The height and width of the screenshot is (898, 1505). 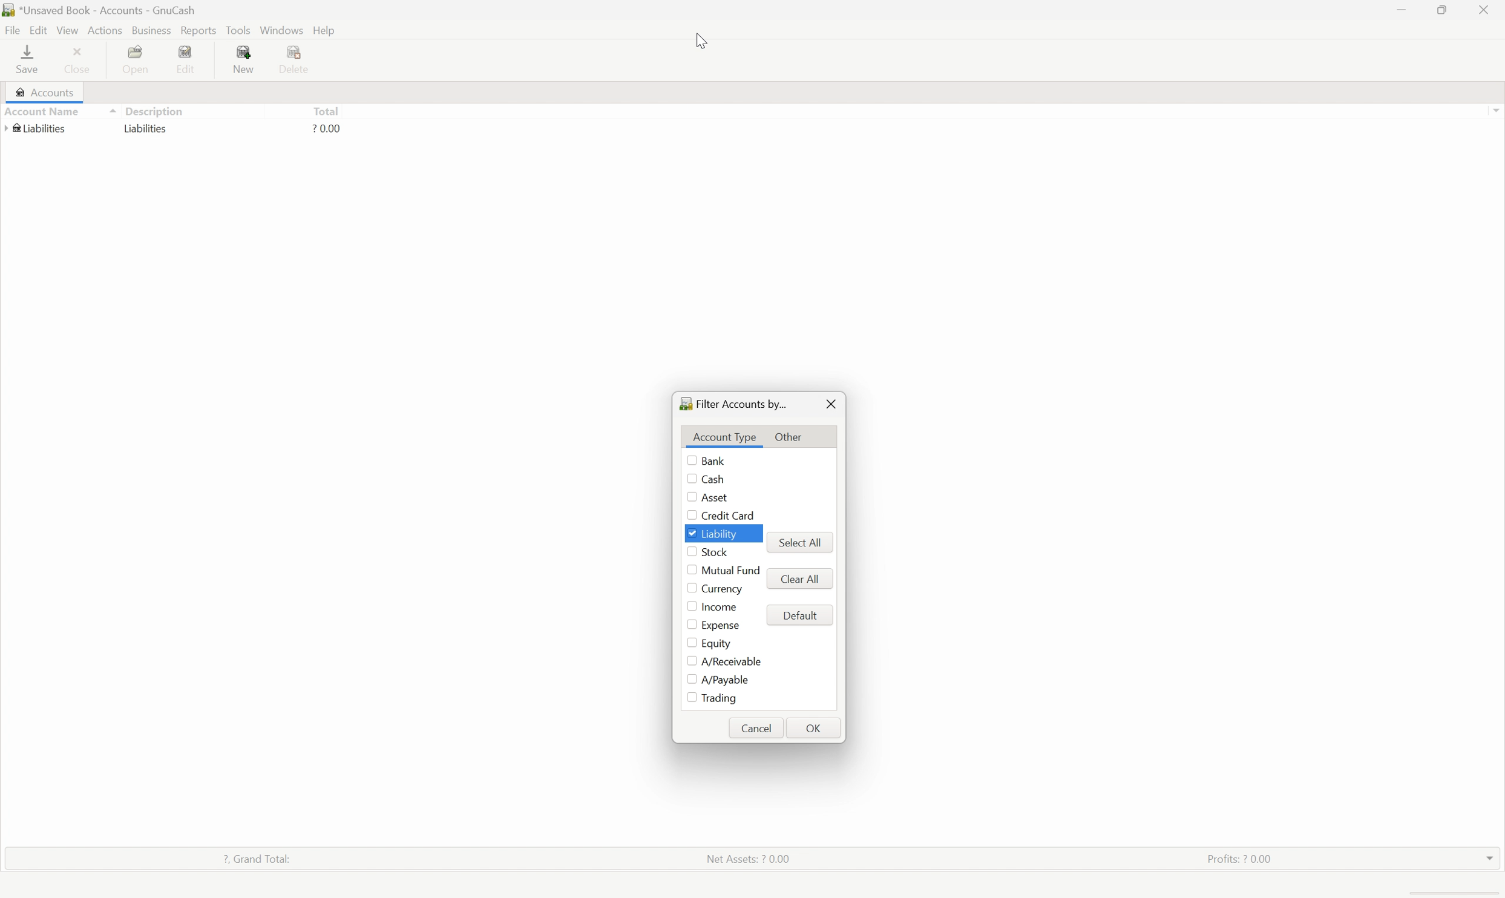 What do you see at coordinates (718, 497) in the screenshot?
I see `Asset` at bounding box center [718, 497].